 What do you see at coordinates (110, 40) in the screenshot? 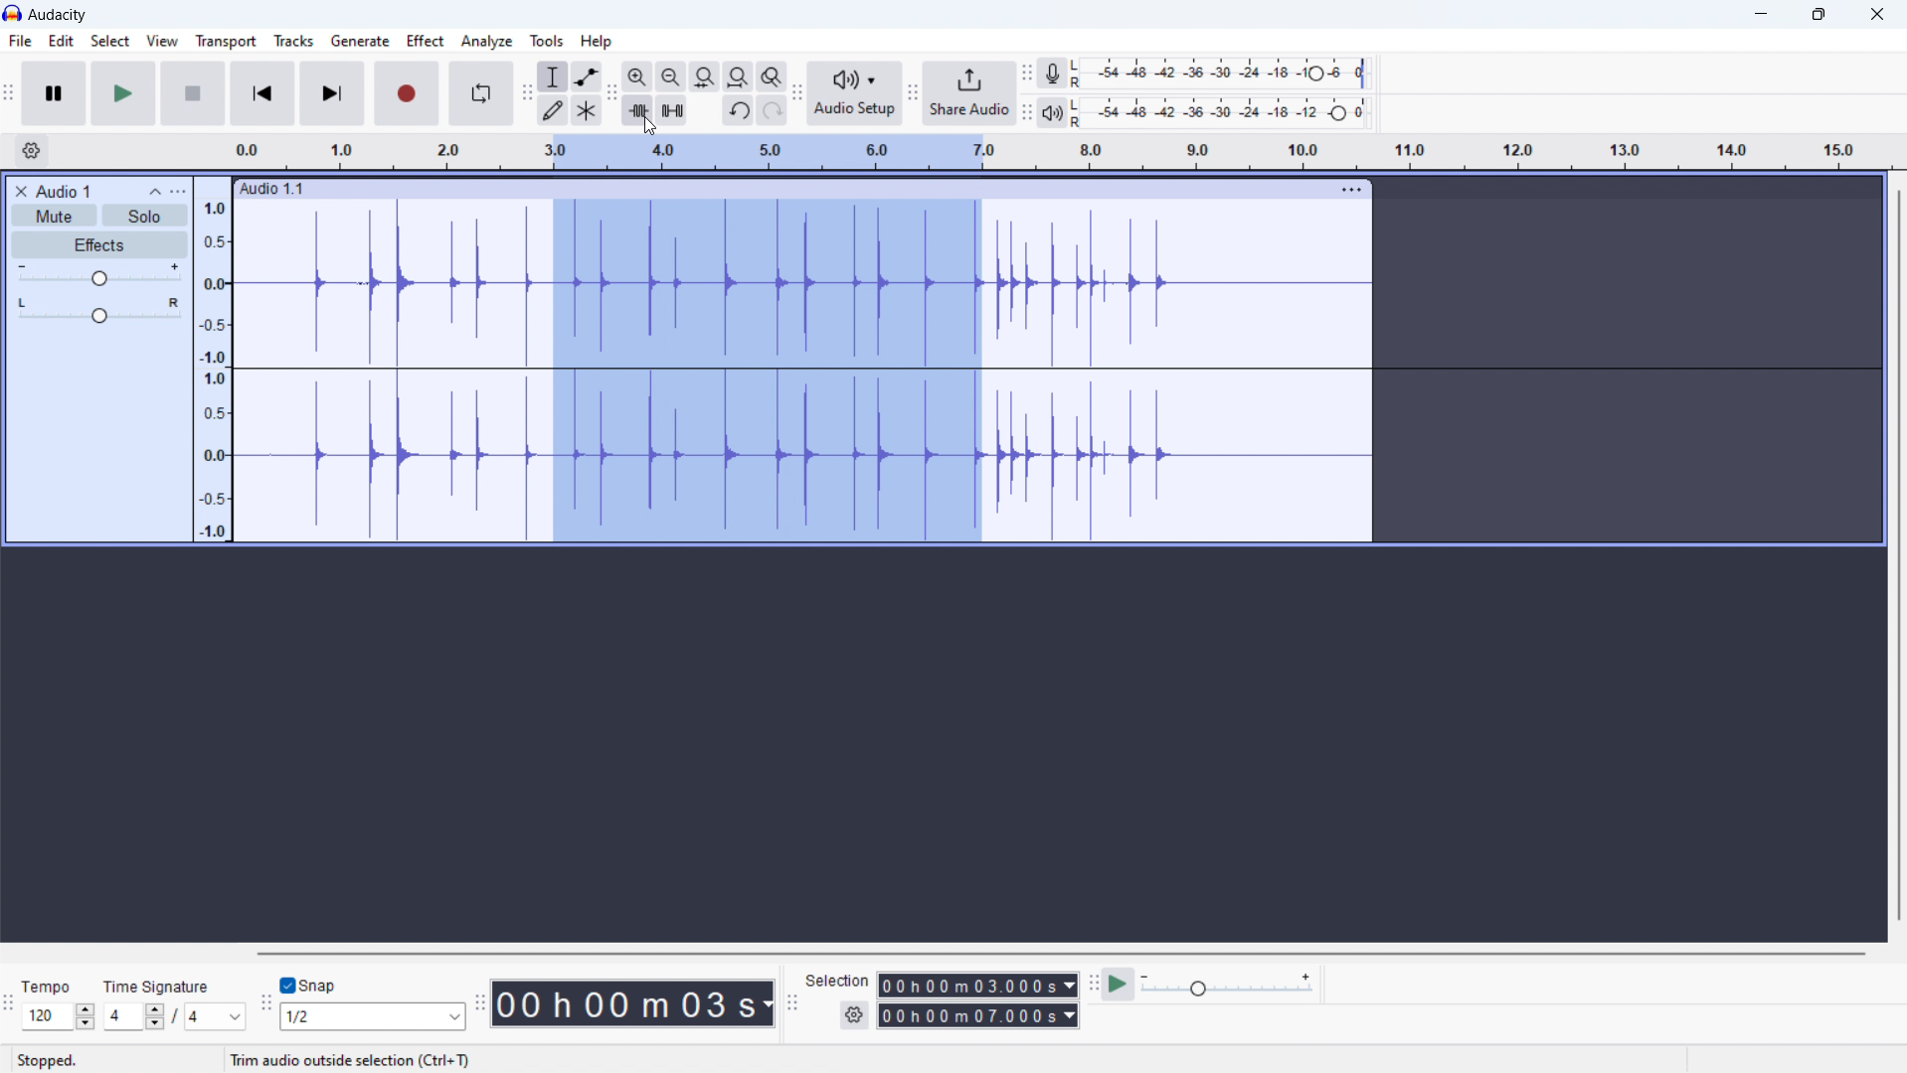
I see `select` at bounding box center [110, 40].